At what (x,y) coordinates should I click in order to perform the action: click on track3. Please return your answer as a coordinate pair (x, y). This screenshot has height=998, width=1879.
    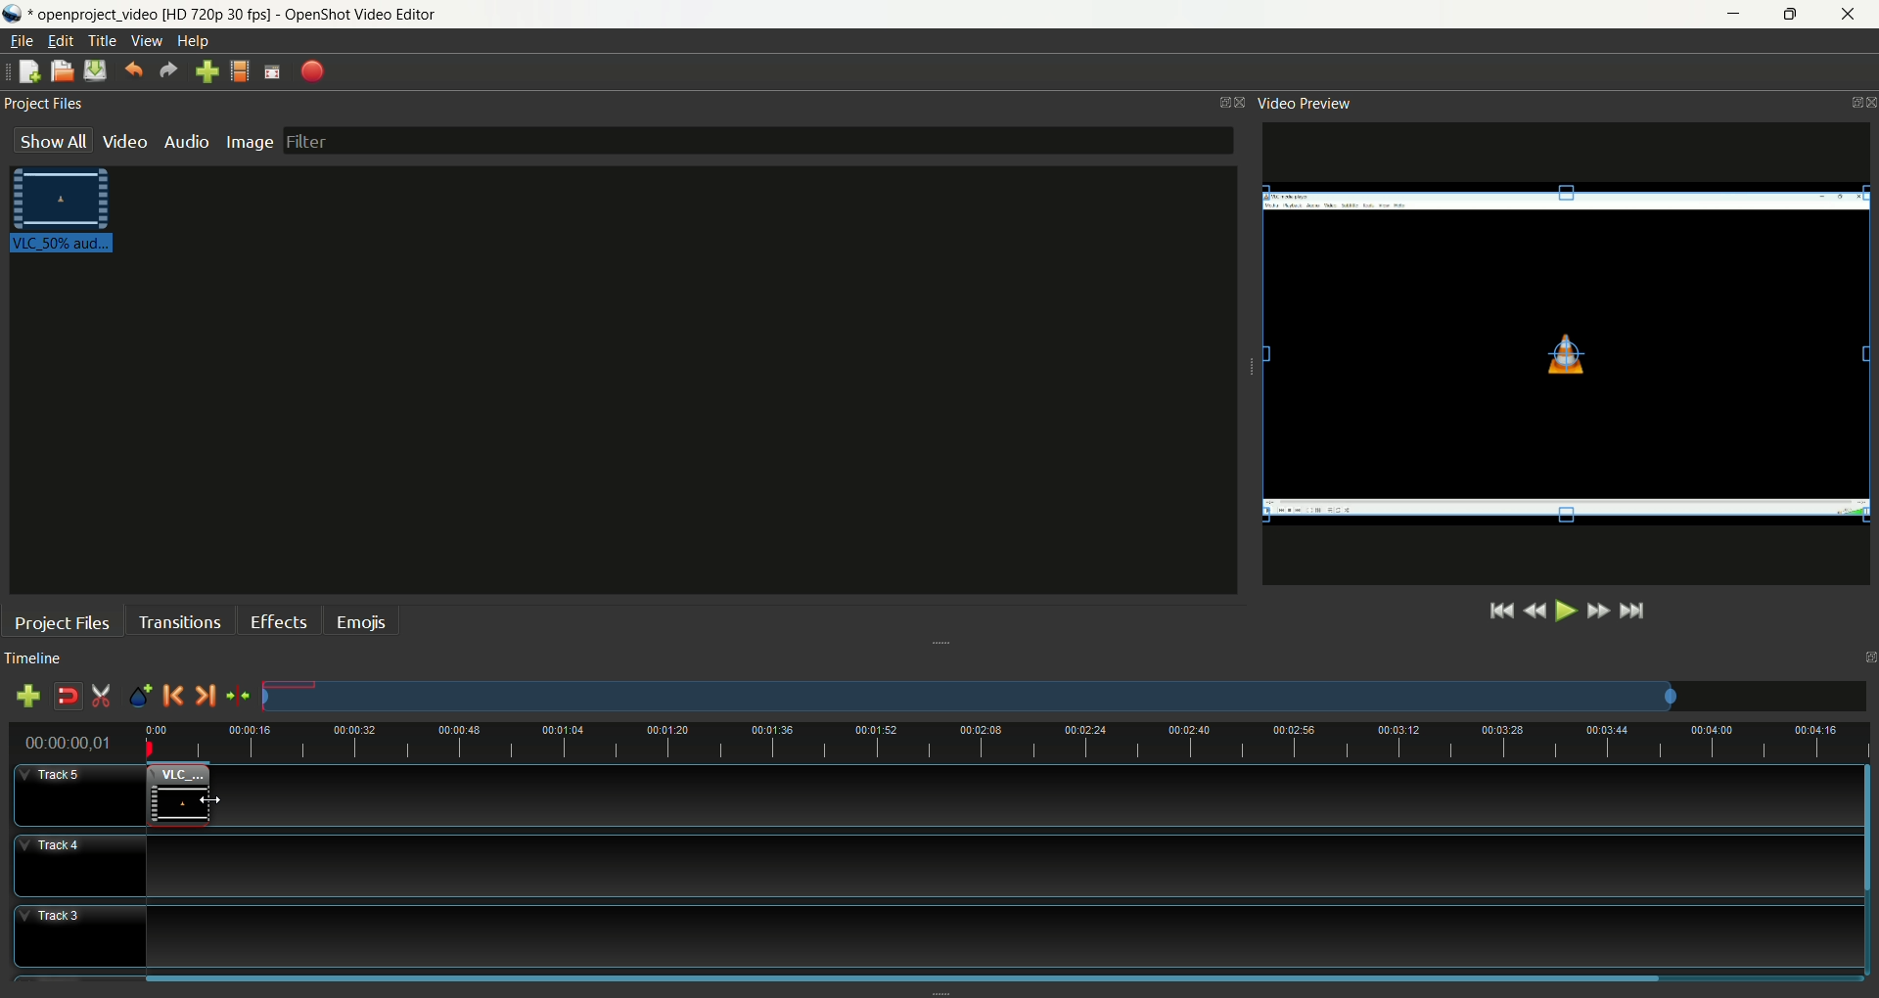
    Looking at the image, I should click on (78, 934).